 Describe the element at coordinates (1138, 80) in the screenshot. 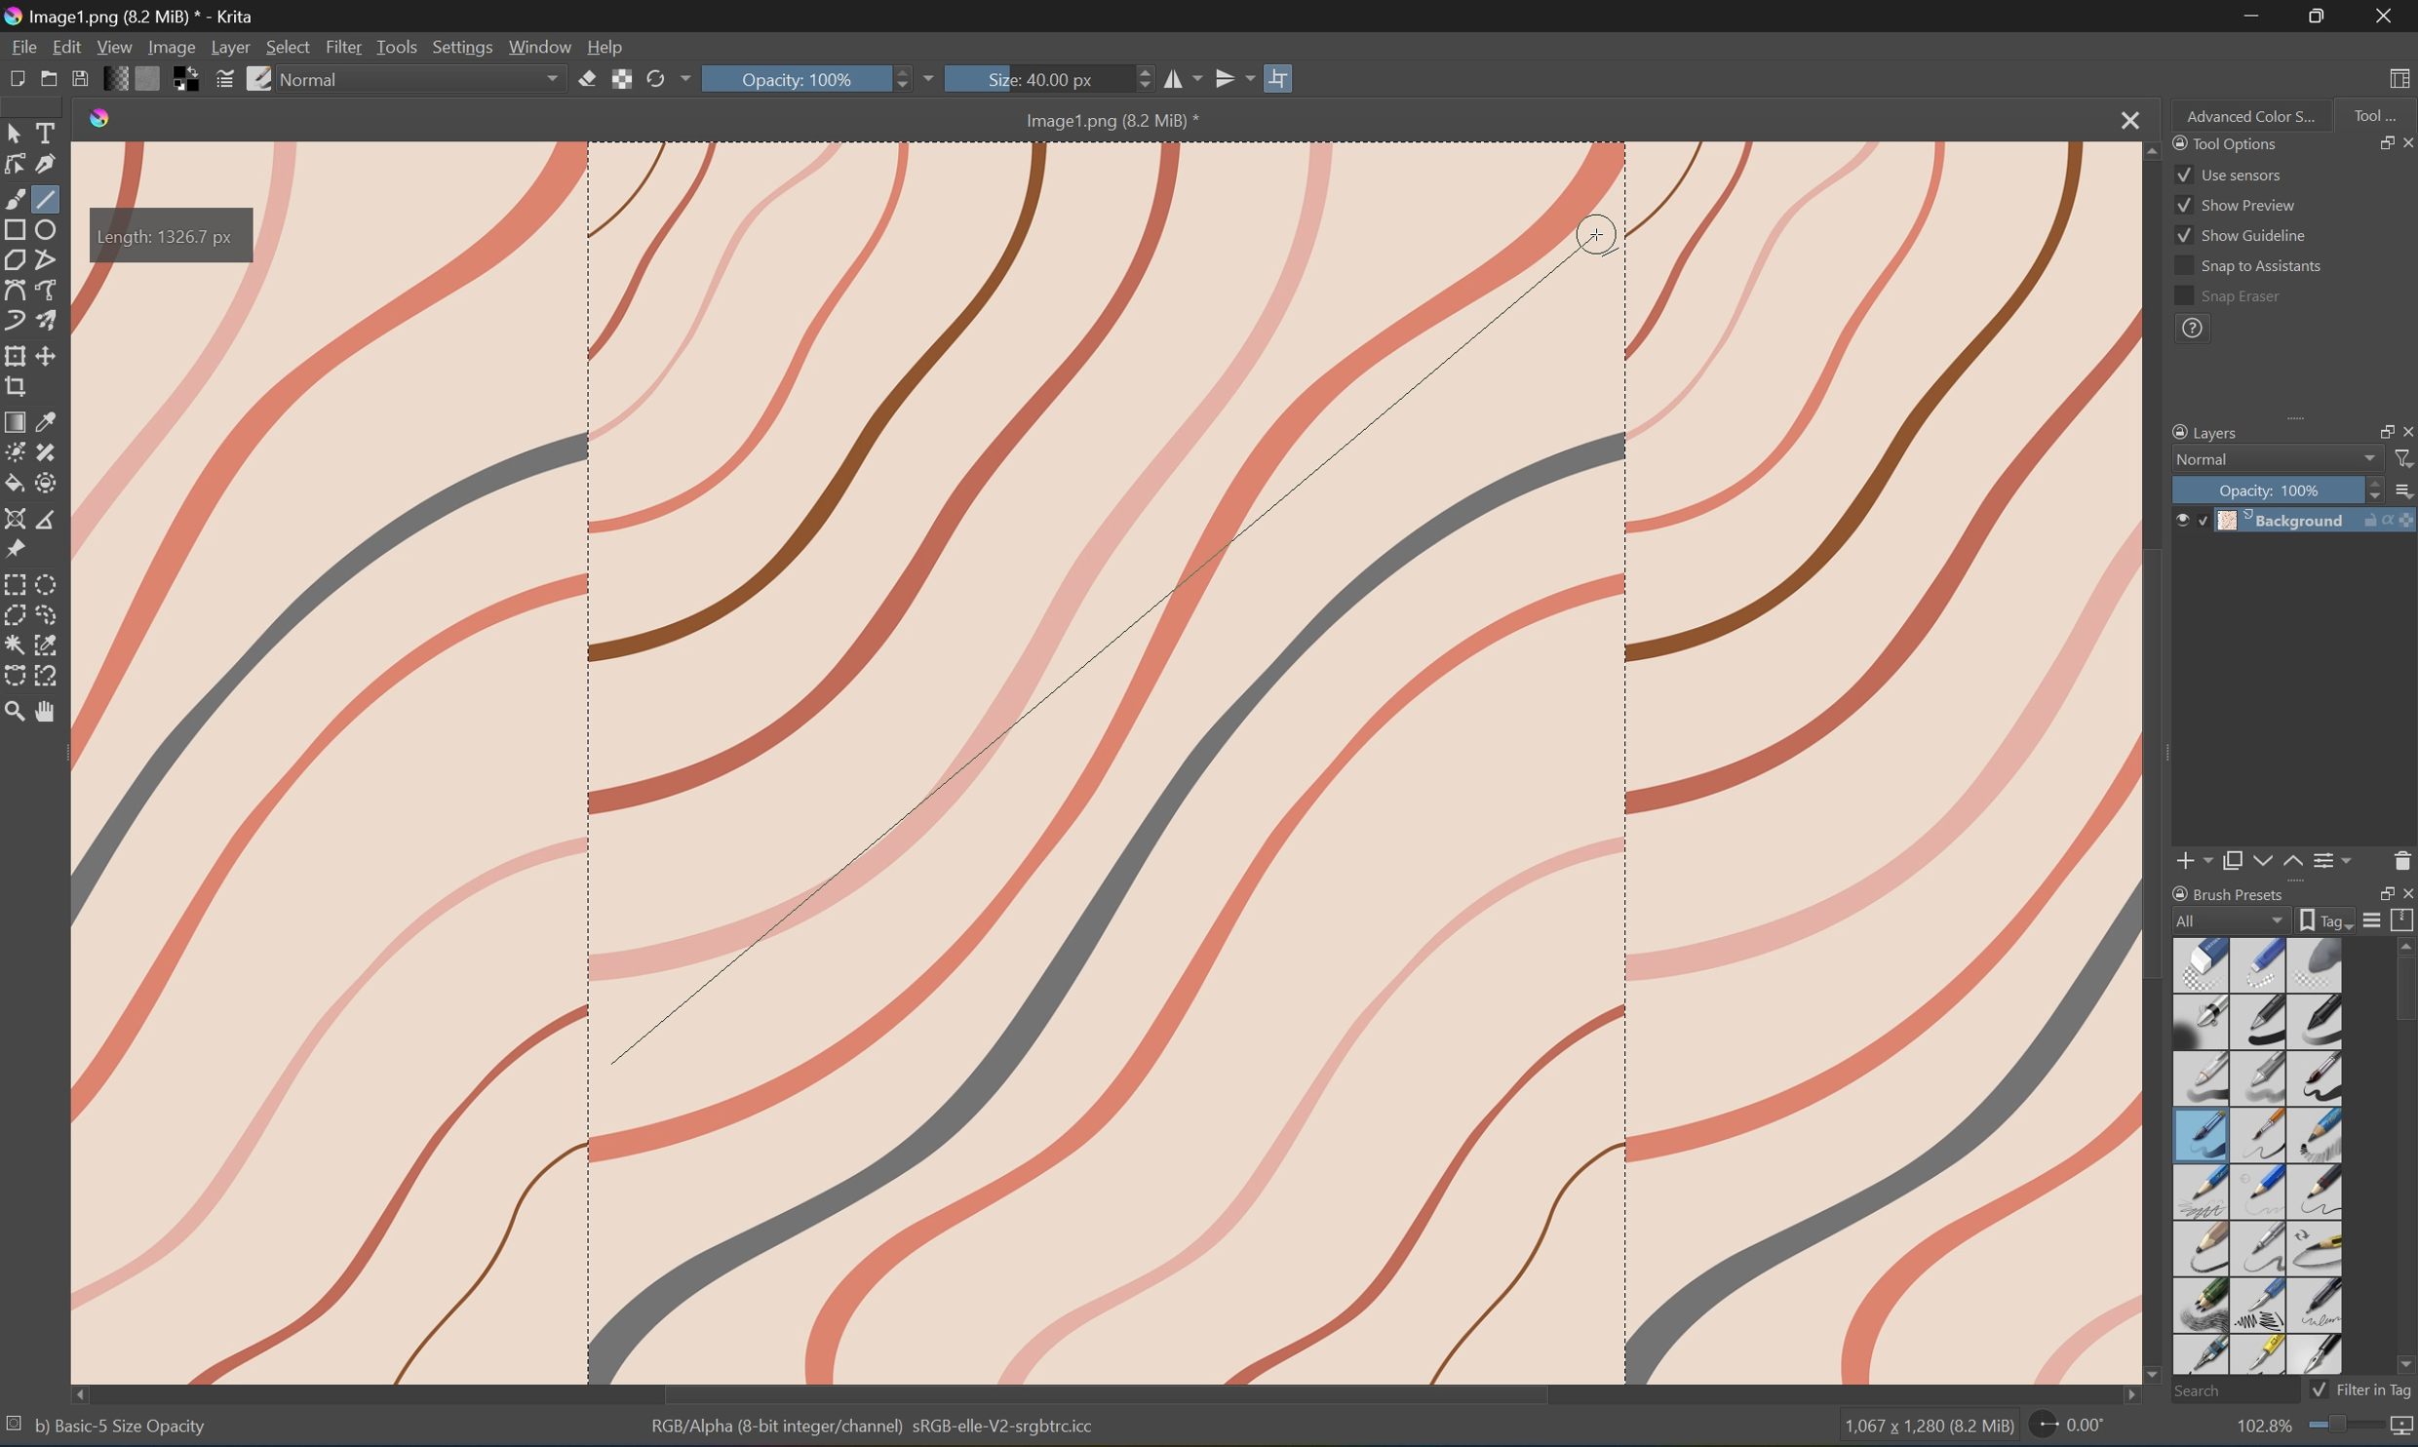

I see `Slider` at that location.